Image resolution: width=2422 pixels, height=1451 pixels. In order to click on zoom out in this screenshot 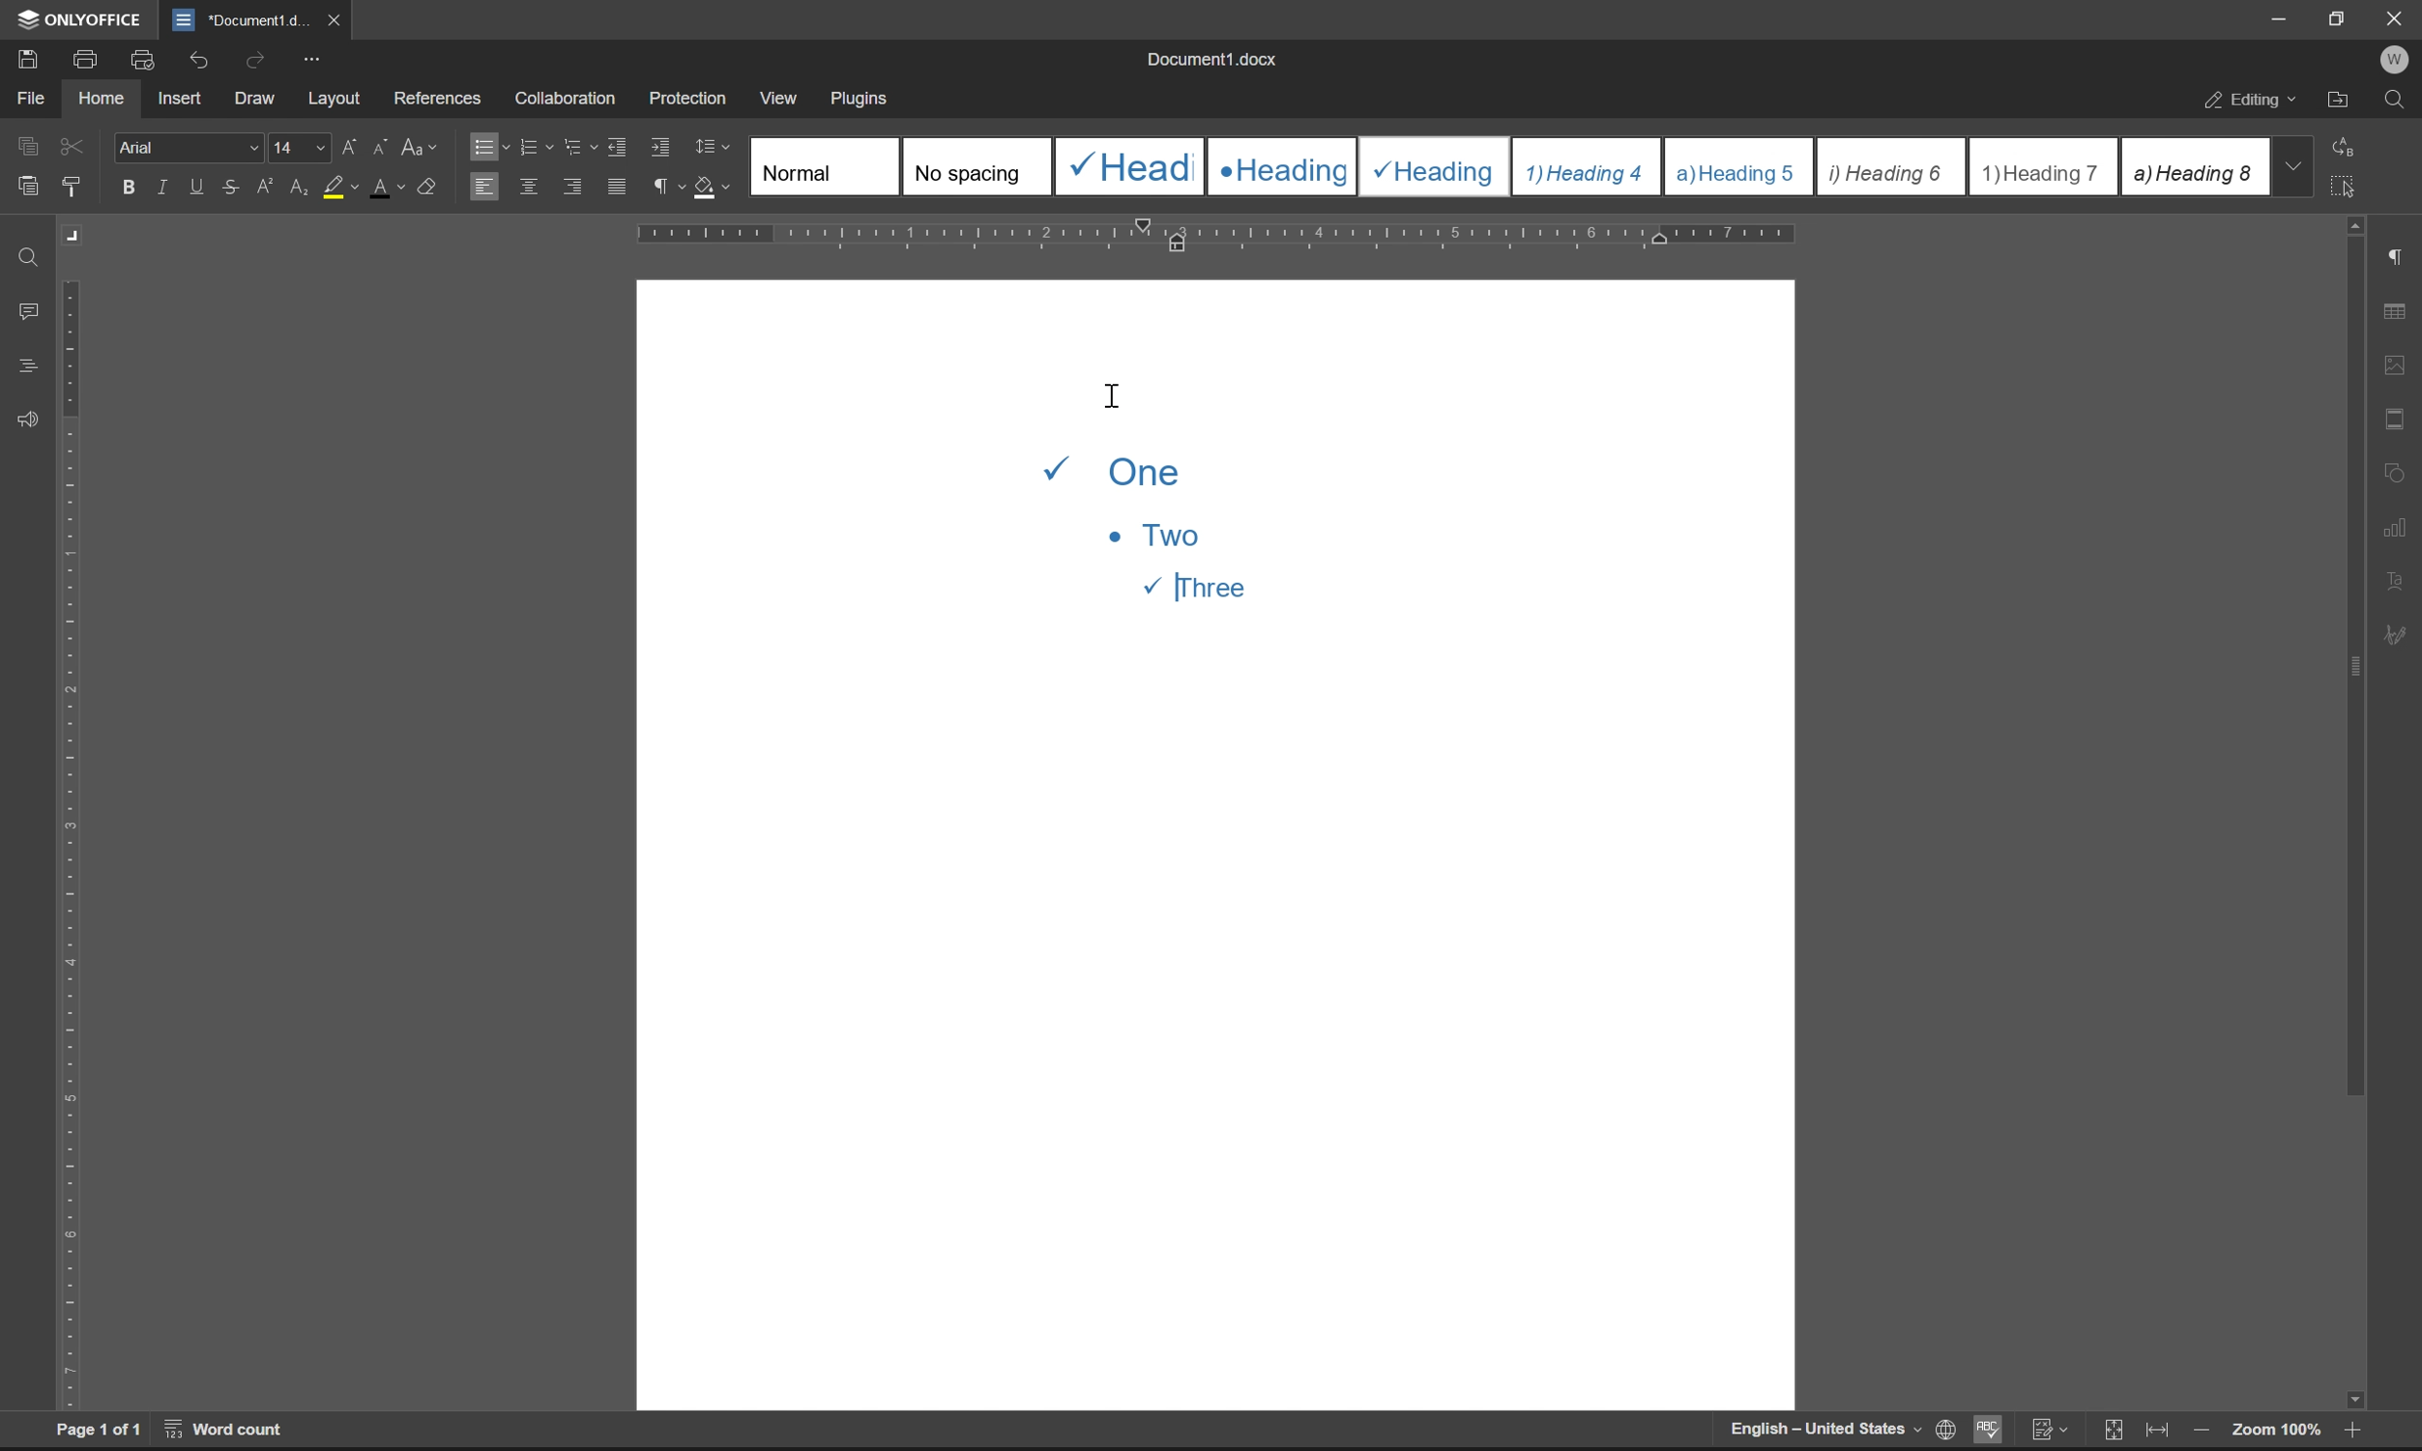, I will do `click(2200, 1432)`.